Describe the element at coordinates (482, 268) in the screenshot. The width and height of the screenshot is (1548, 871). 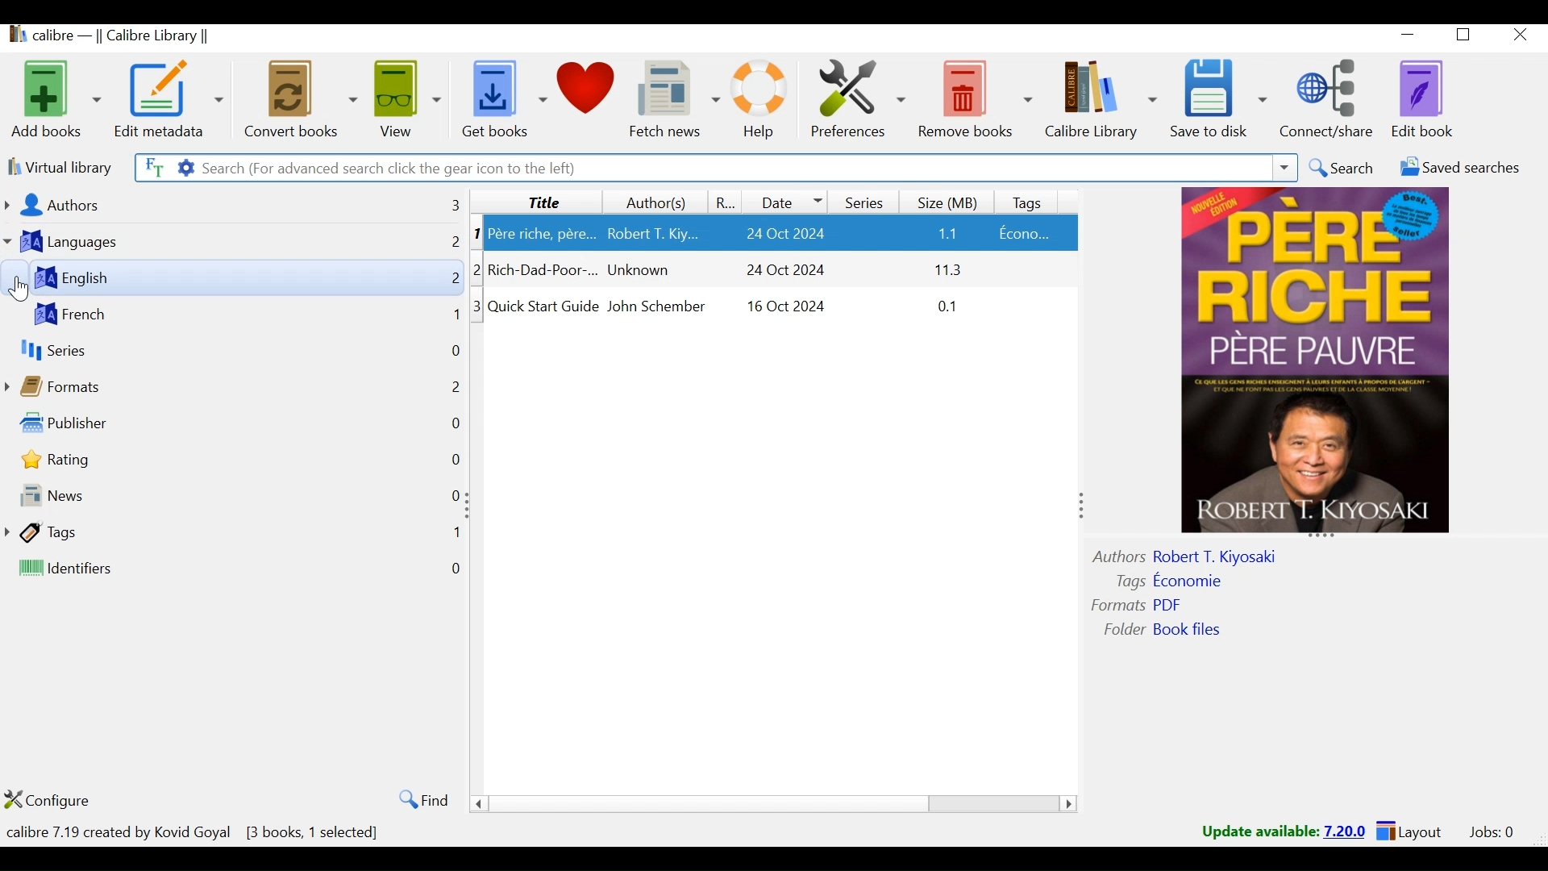
I see `2` at that location.